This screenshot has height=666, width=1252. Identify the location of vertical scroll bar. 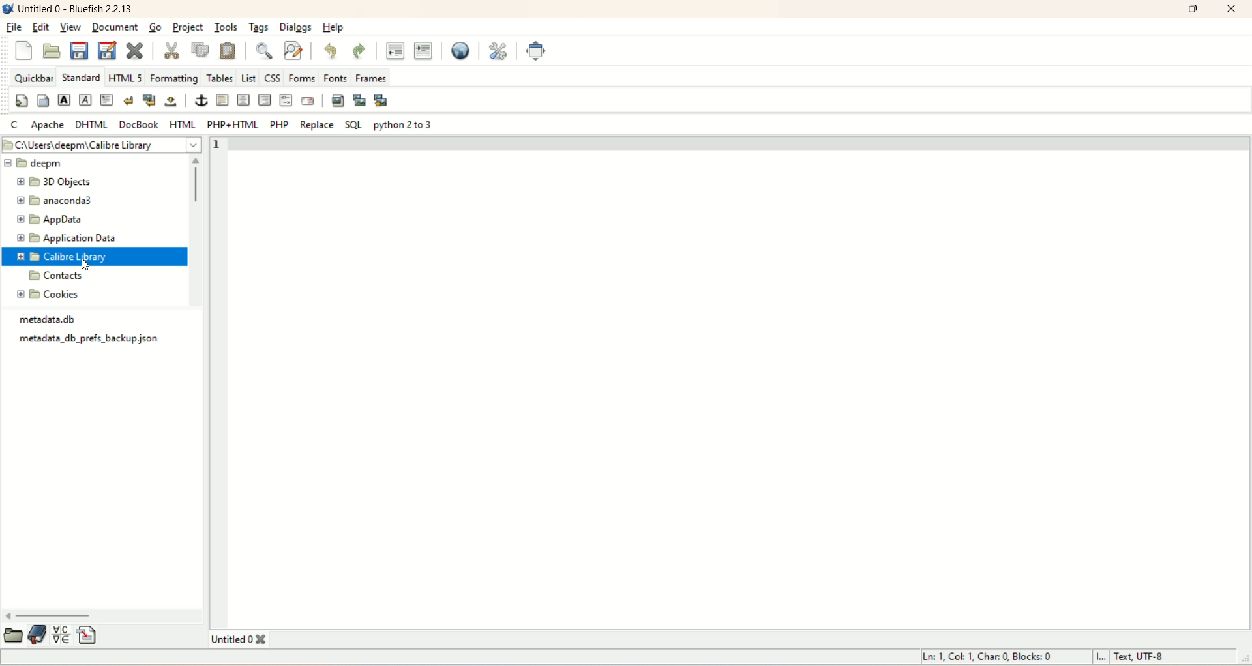
(199, 233).